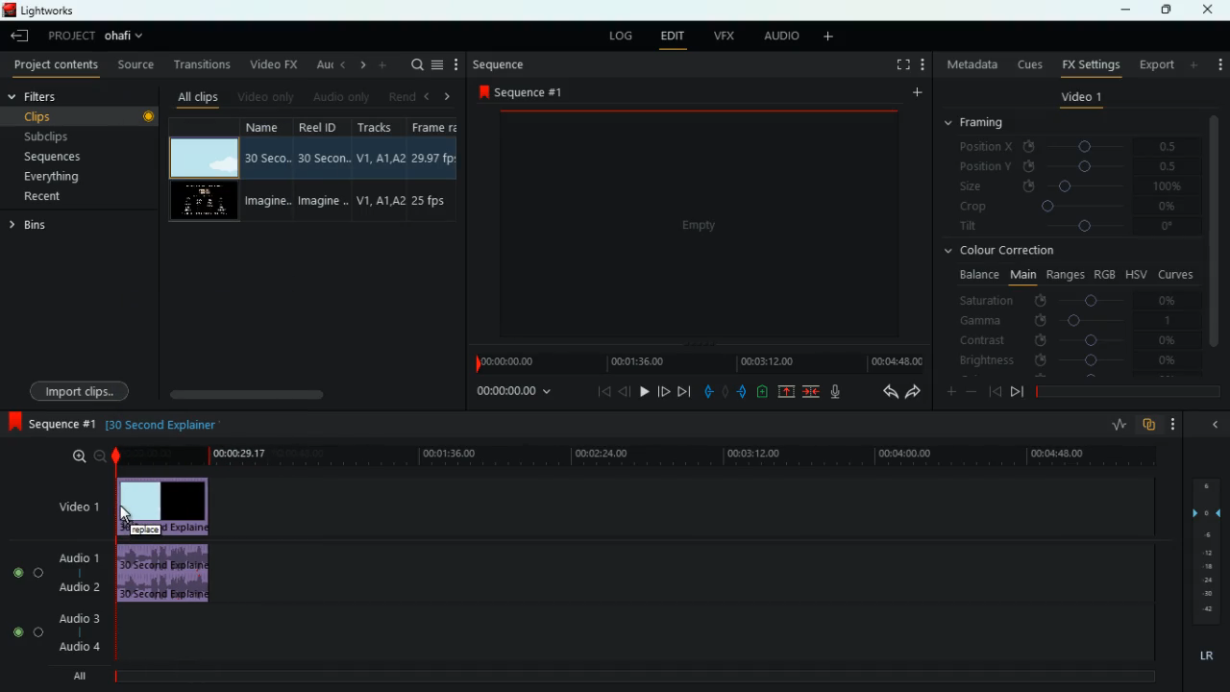 The height and width of the screenshot is (692, 1230). I want to click on Audio, so click(27, 573).